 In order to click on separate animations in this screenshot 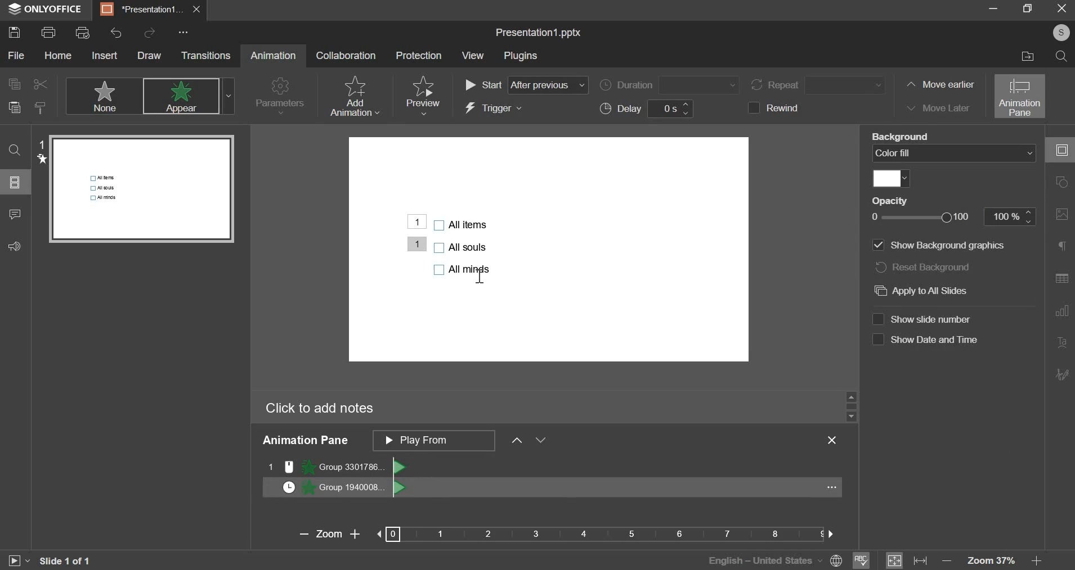, I will do `click(339, 476)`.